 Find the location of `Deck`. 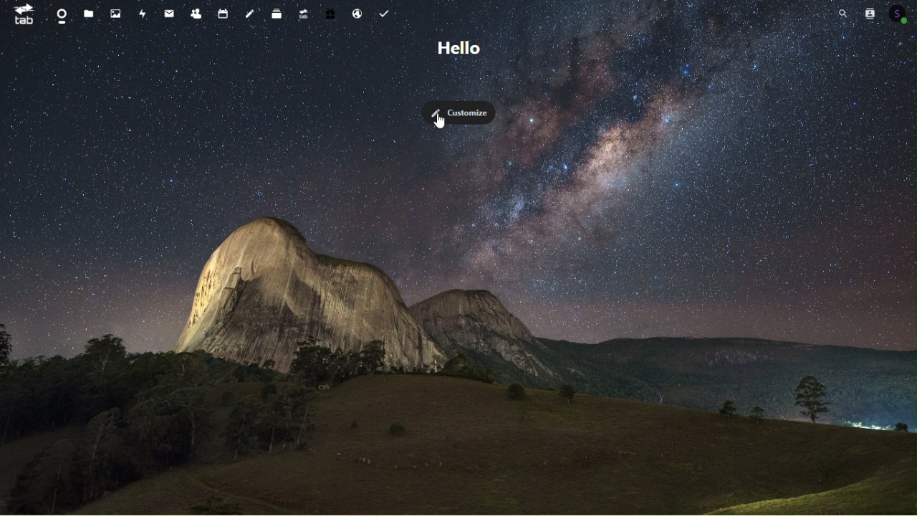

Deck is located at coordinates (279, 11).